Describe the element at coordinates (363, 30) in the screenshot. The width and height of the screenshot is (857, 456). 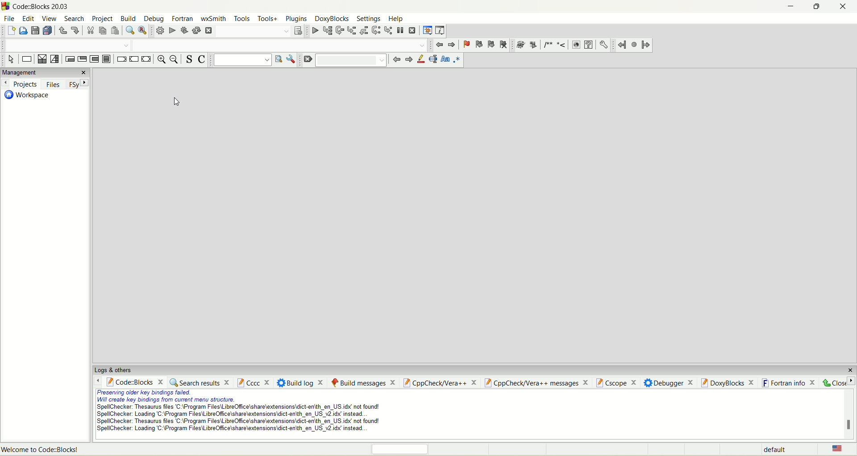
I see `step out` at that location.